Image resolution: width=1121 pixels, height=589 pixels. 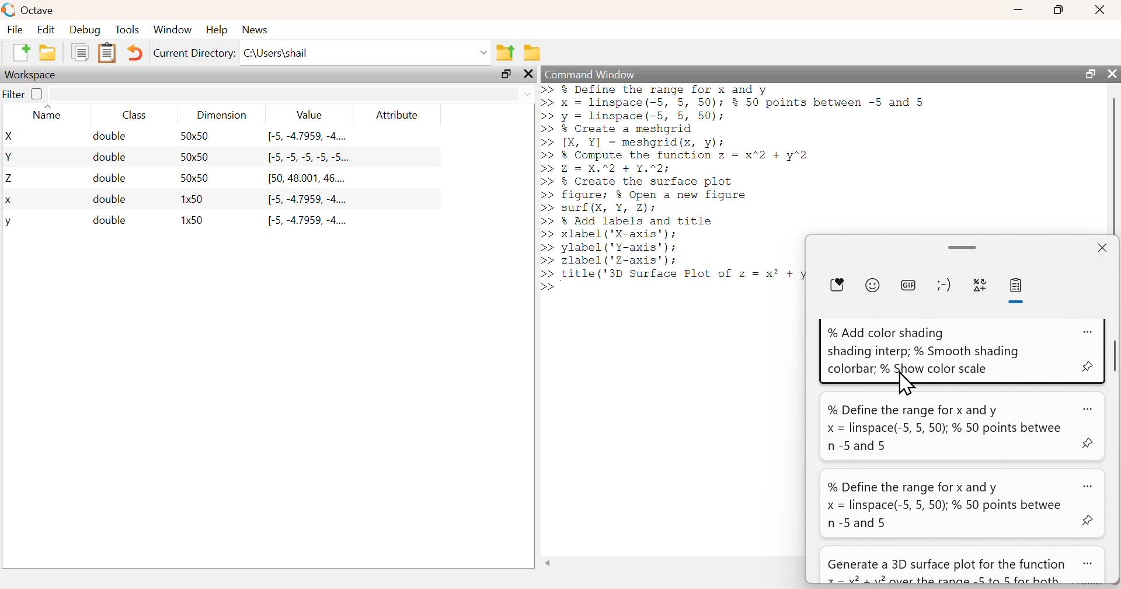 I want to click on More options, so click(x=1088, y=332).